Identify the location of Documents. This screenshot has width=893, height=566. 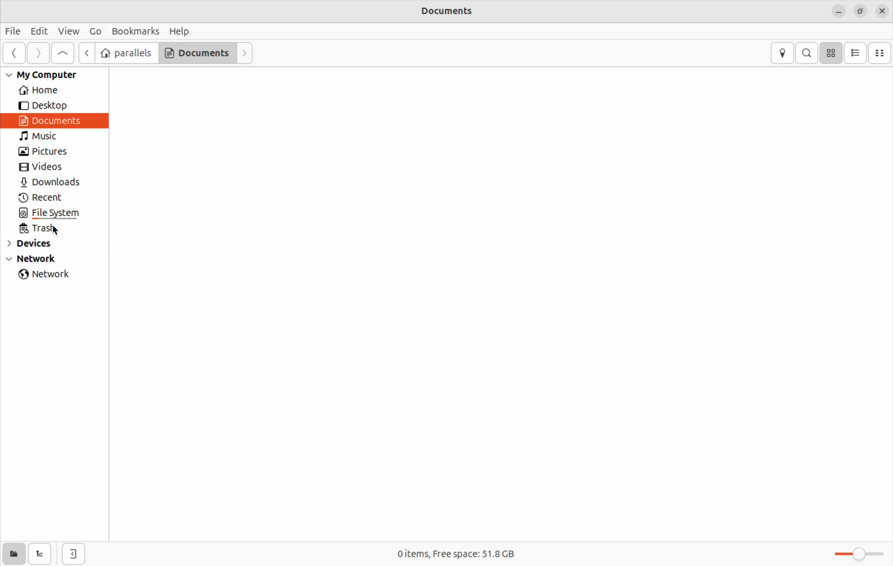
(52, 120).